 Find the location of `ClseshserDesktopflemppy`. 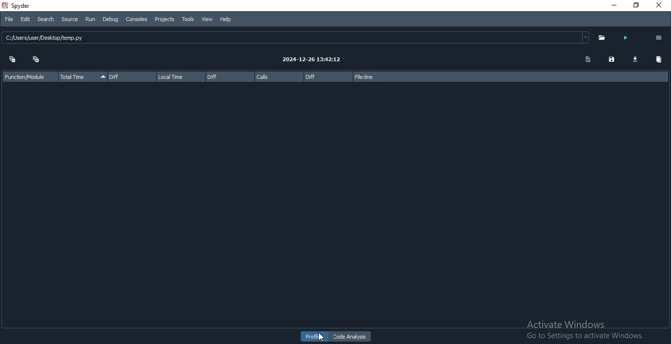

ClseshserDesktopflemppy is located at coordinates (297, 37).